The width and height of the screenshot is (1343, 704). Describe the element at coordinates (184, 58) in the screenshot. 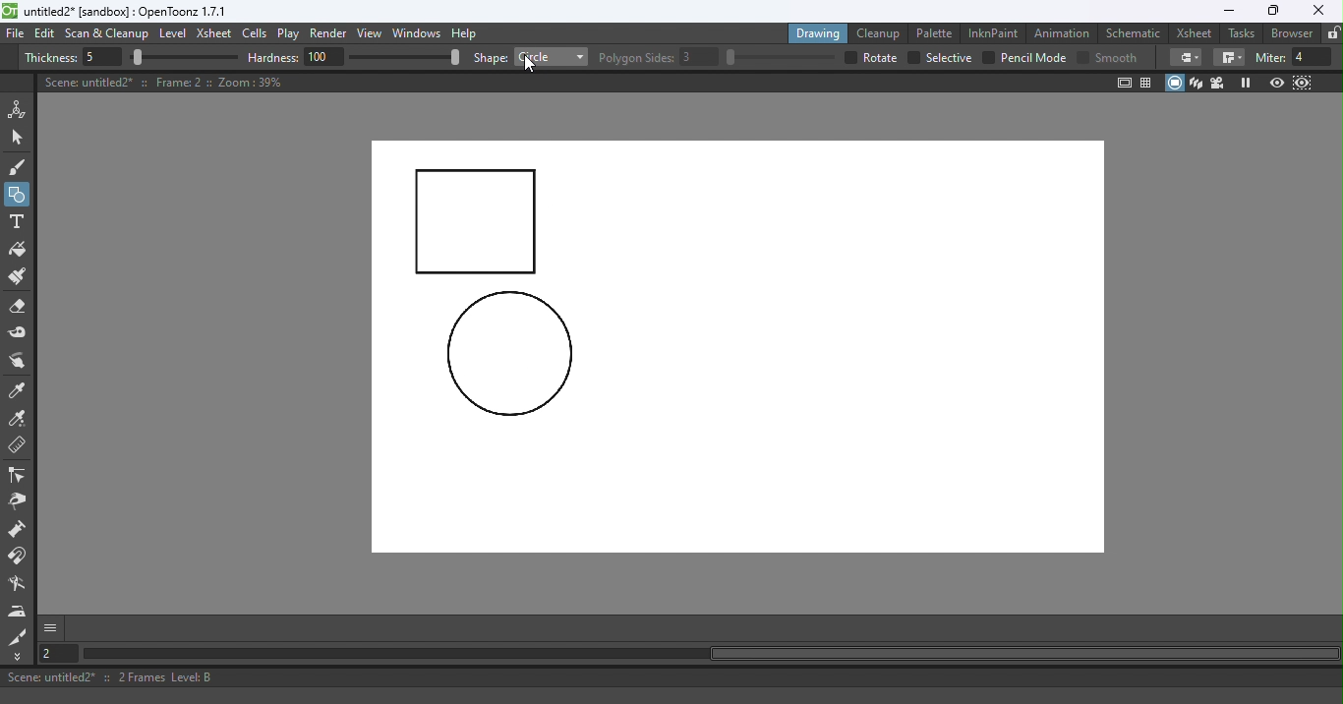

I see `slider` at that location.